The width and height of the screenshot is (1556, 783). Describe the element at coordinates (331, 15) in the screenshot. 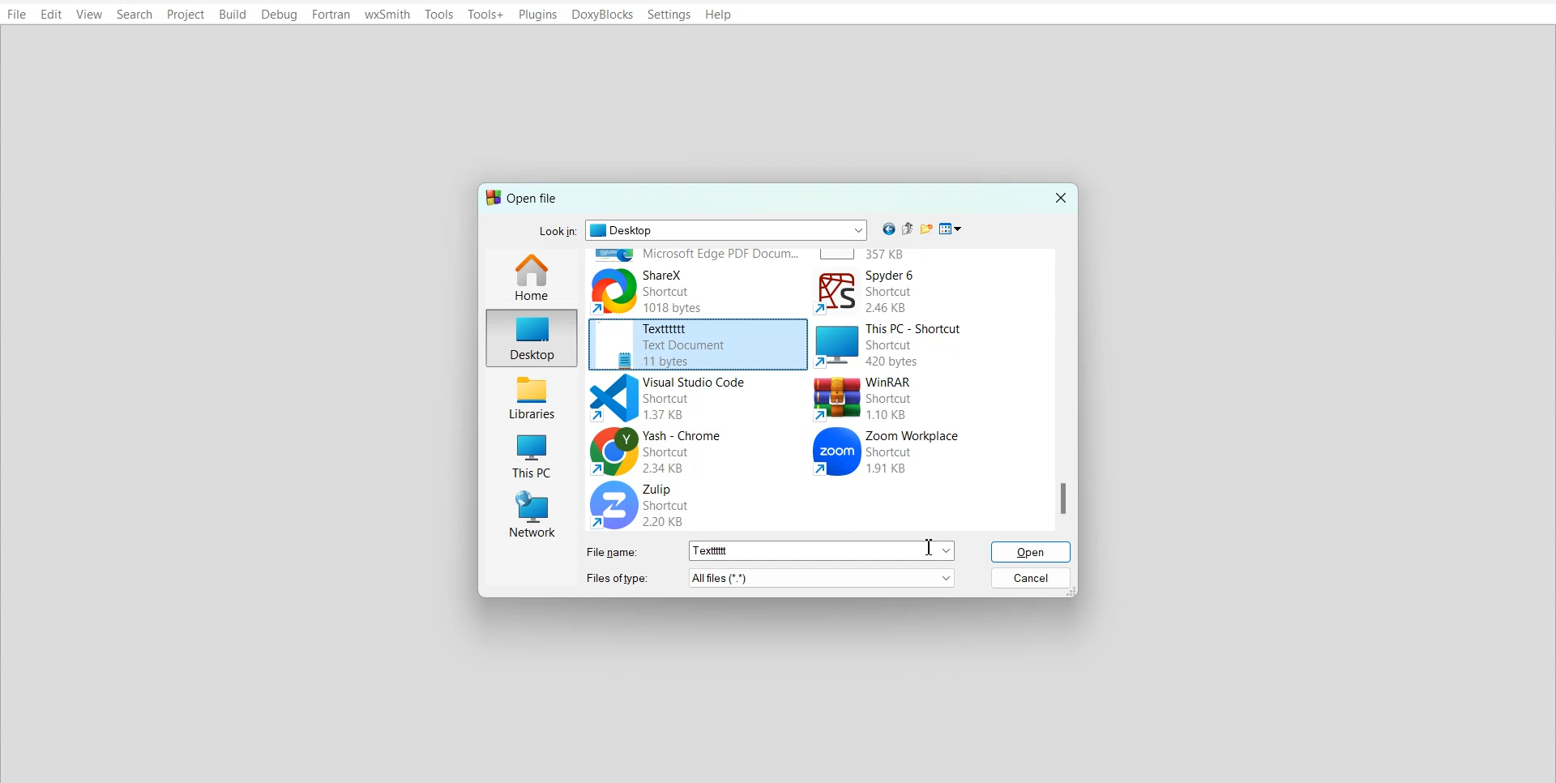

I see `Fortran` at that location.